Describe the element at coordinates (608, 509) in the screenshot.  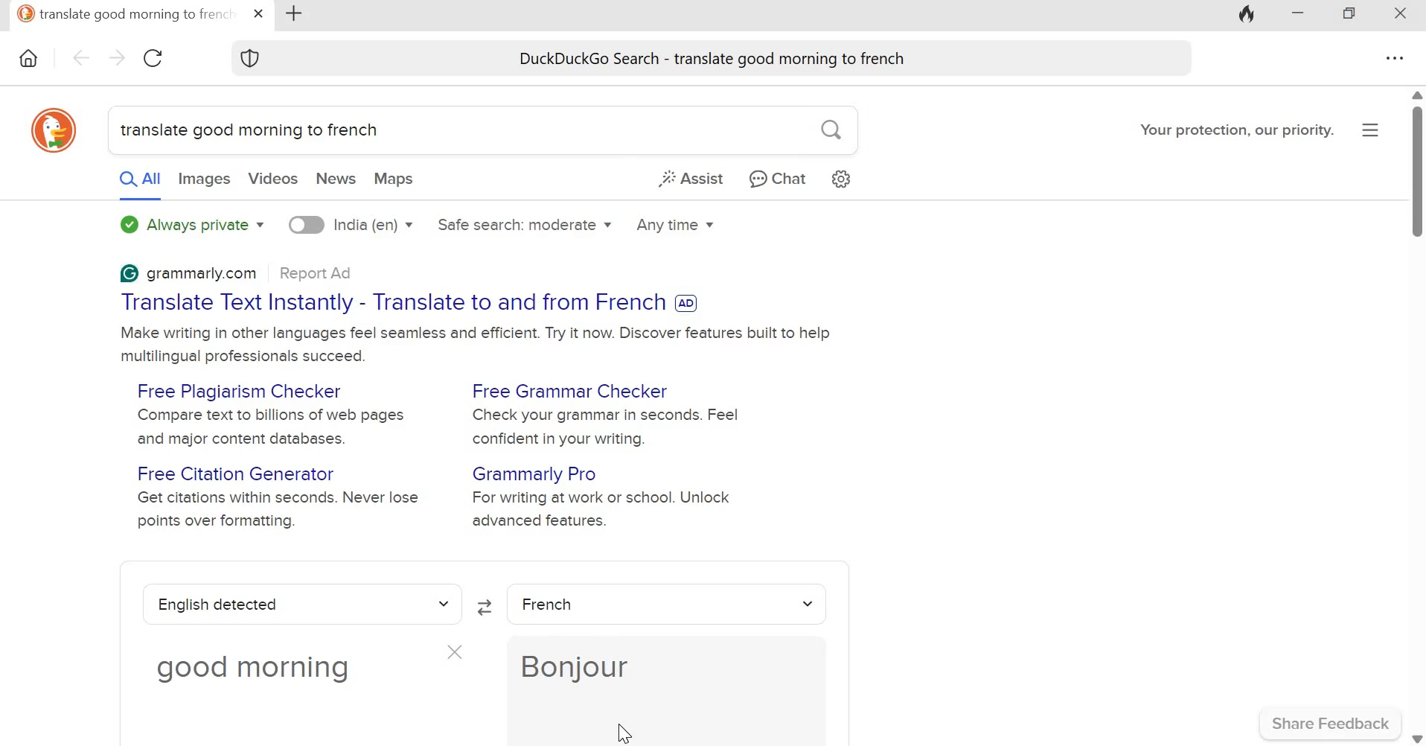
I see `For writing at work or school. Unlock advanced features.` at that location.